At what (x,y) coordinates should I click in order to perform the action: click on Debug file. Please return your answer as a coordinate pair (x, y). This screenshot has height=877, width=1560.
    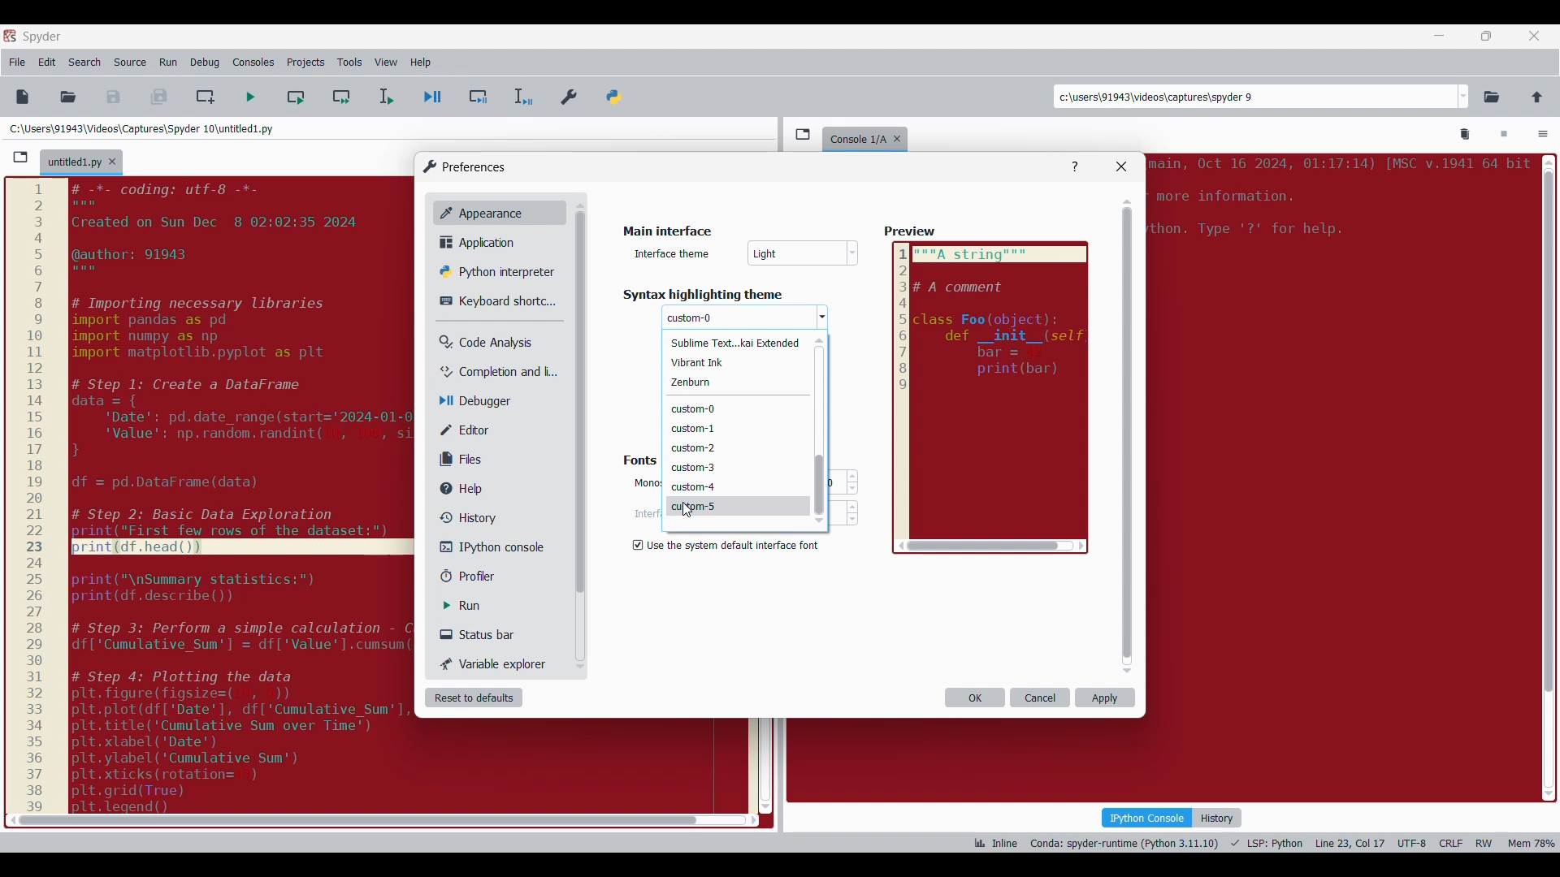
    Looking at the image, I should click on (433, 97).